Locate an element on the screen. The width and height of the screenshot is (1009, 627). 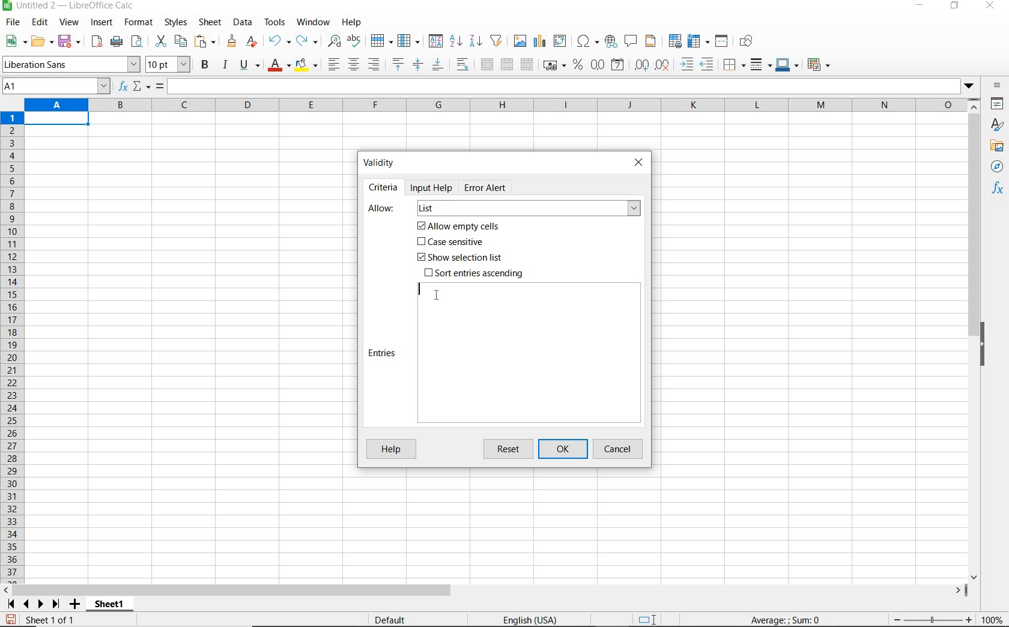
bold is located at coordinates (206, 64).